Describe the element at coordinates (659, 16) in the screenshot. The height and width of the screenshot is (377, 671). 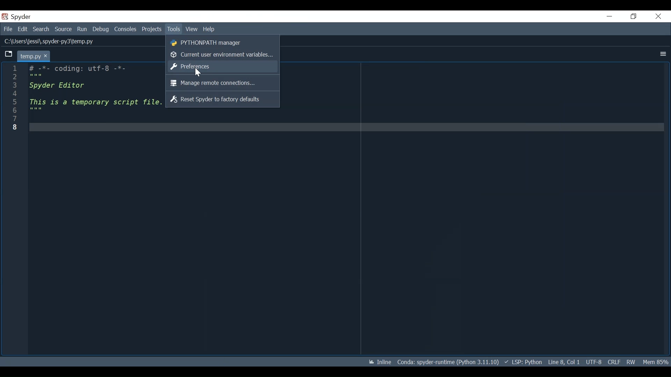
I see `Close` at that location.